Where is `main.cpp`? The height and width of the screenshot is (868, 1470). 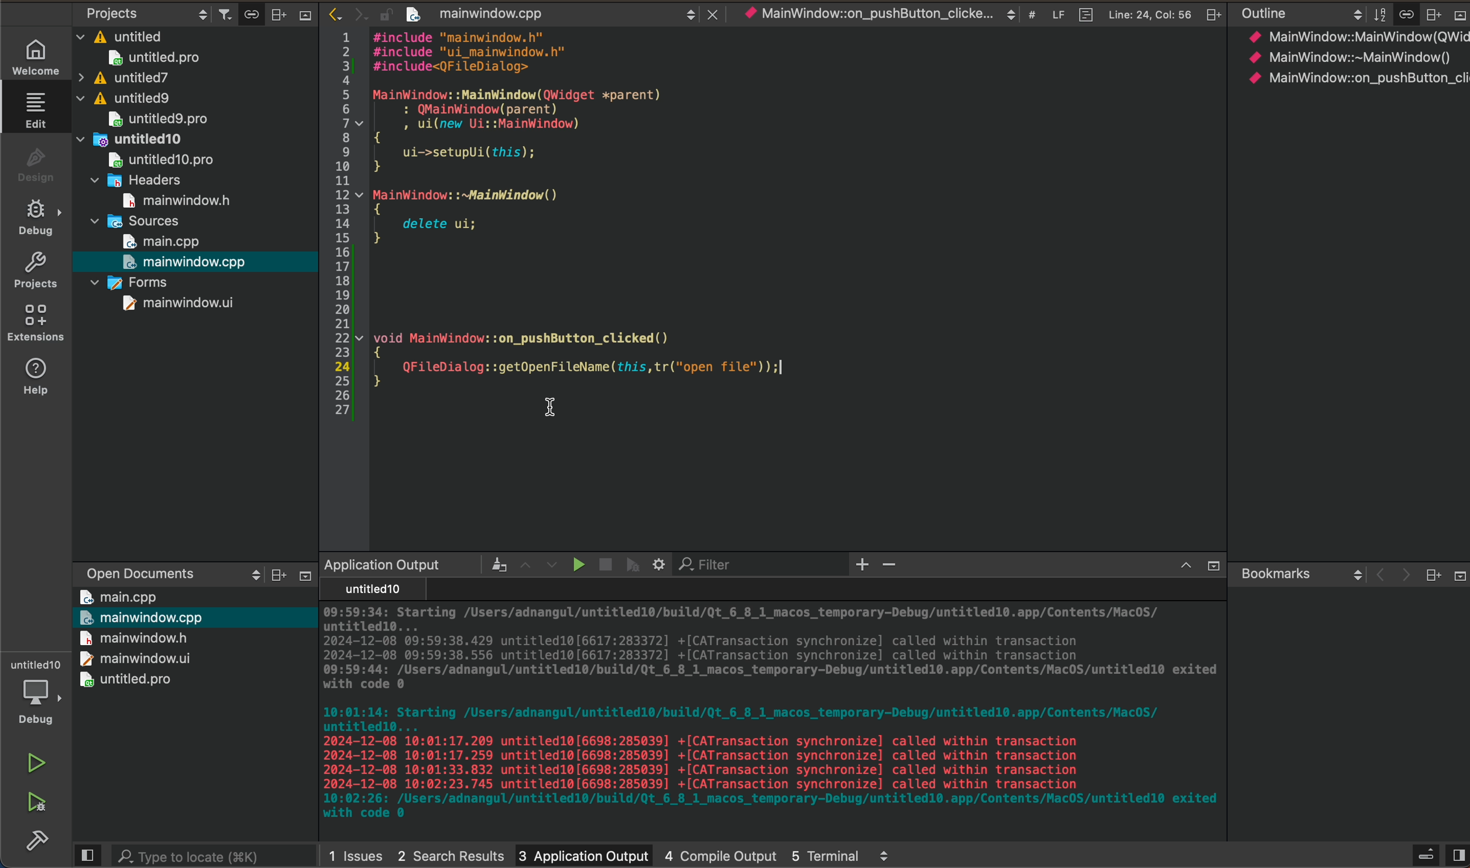
main.cpp is located at coordinates (119, 596).